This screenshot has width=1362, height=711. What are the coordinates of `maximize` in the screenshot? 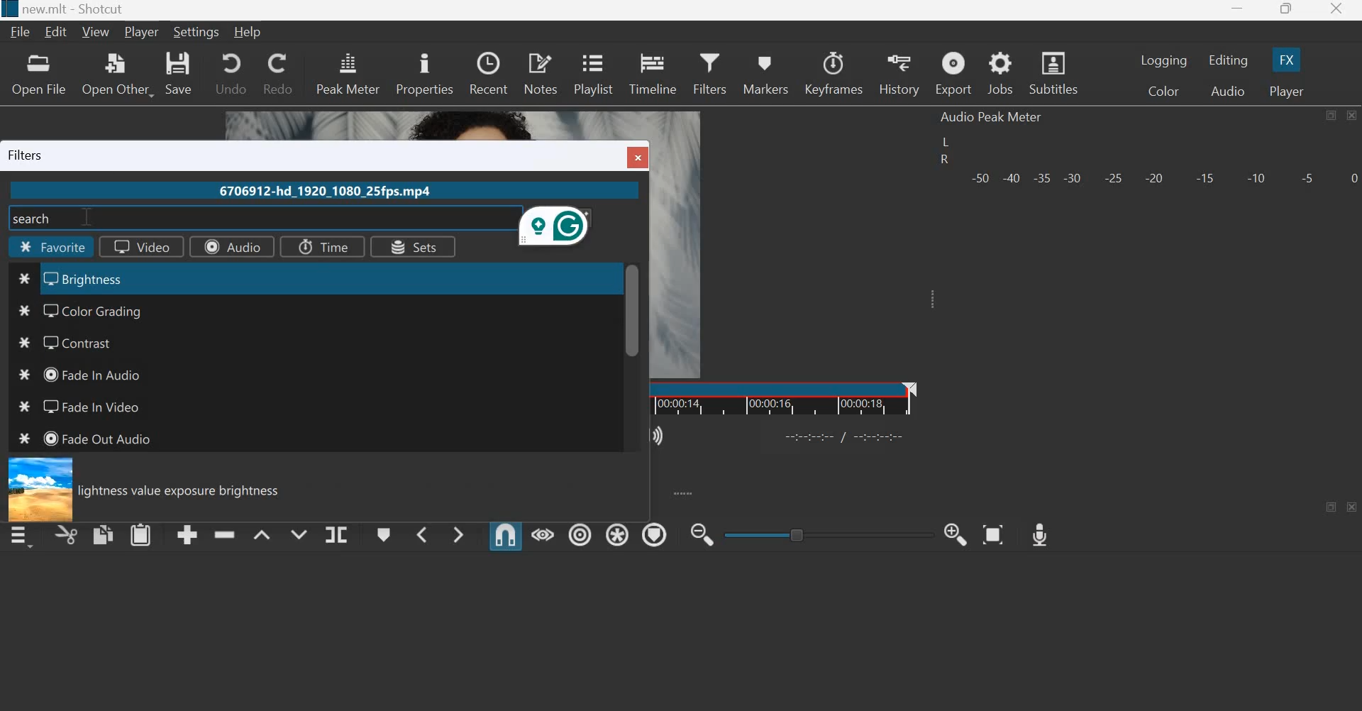 It's located at (1330, 116).